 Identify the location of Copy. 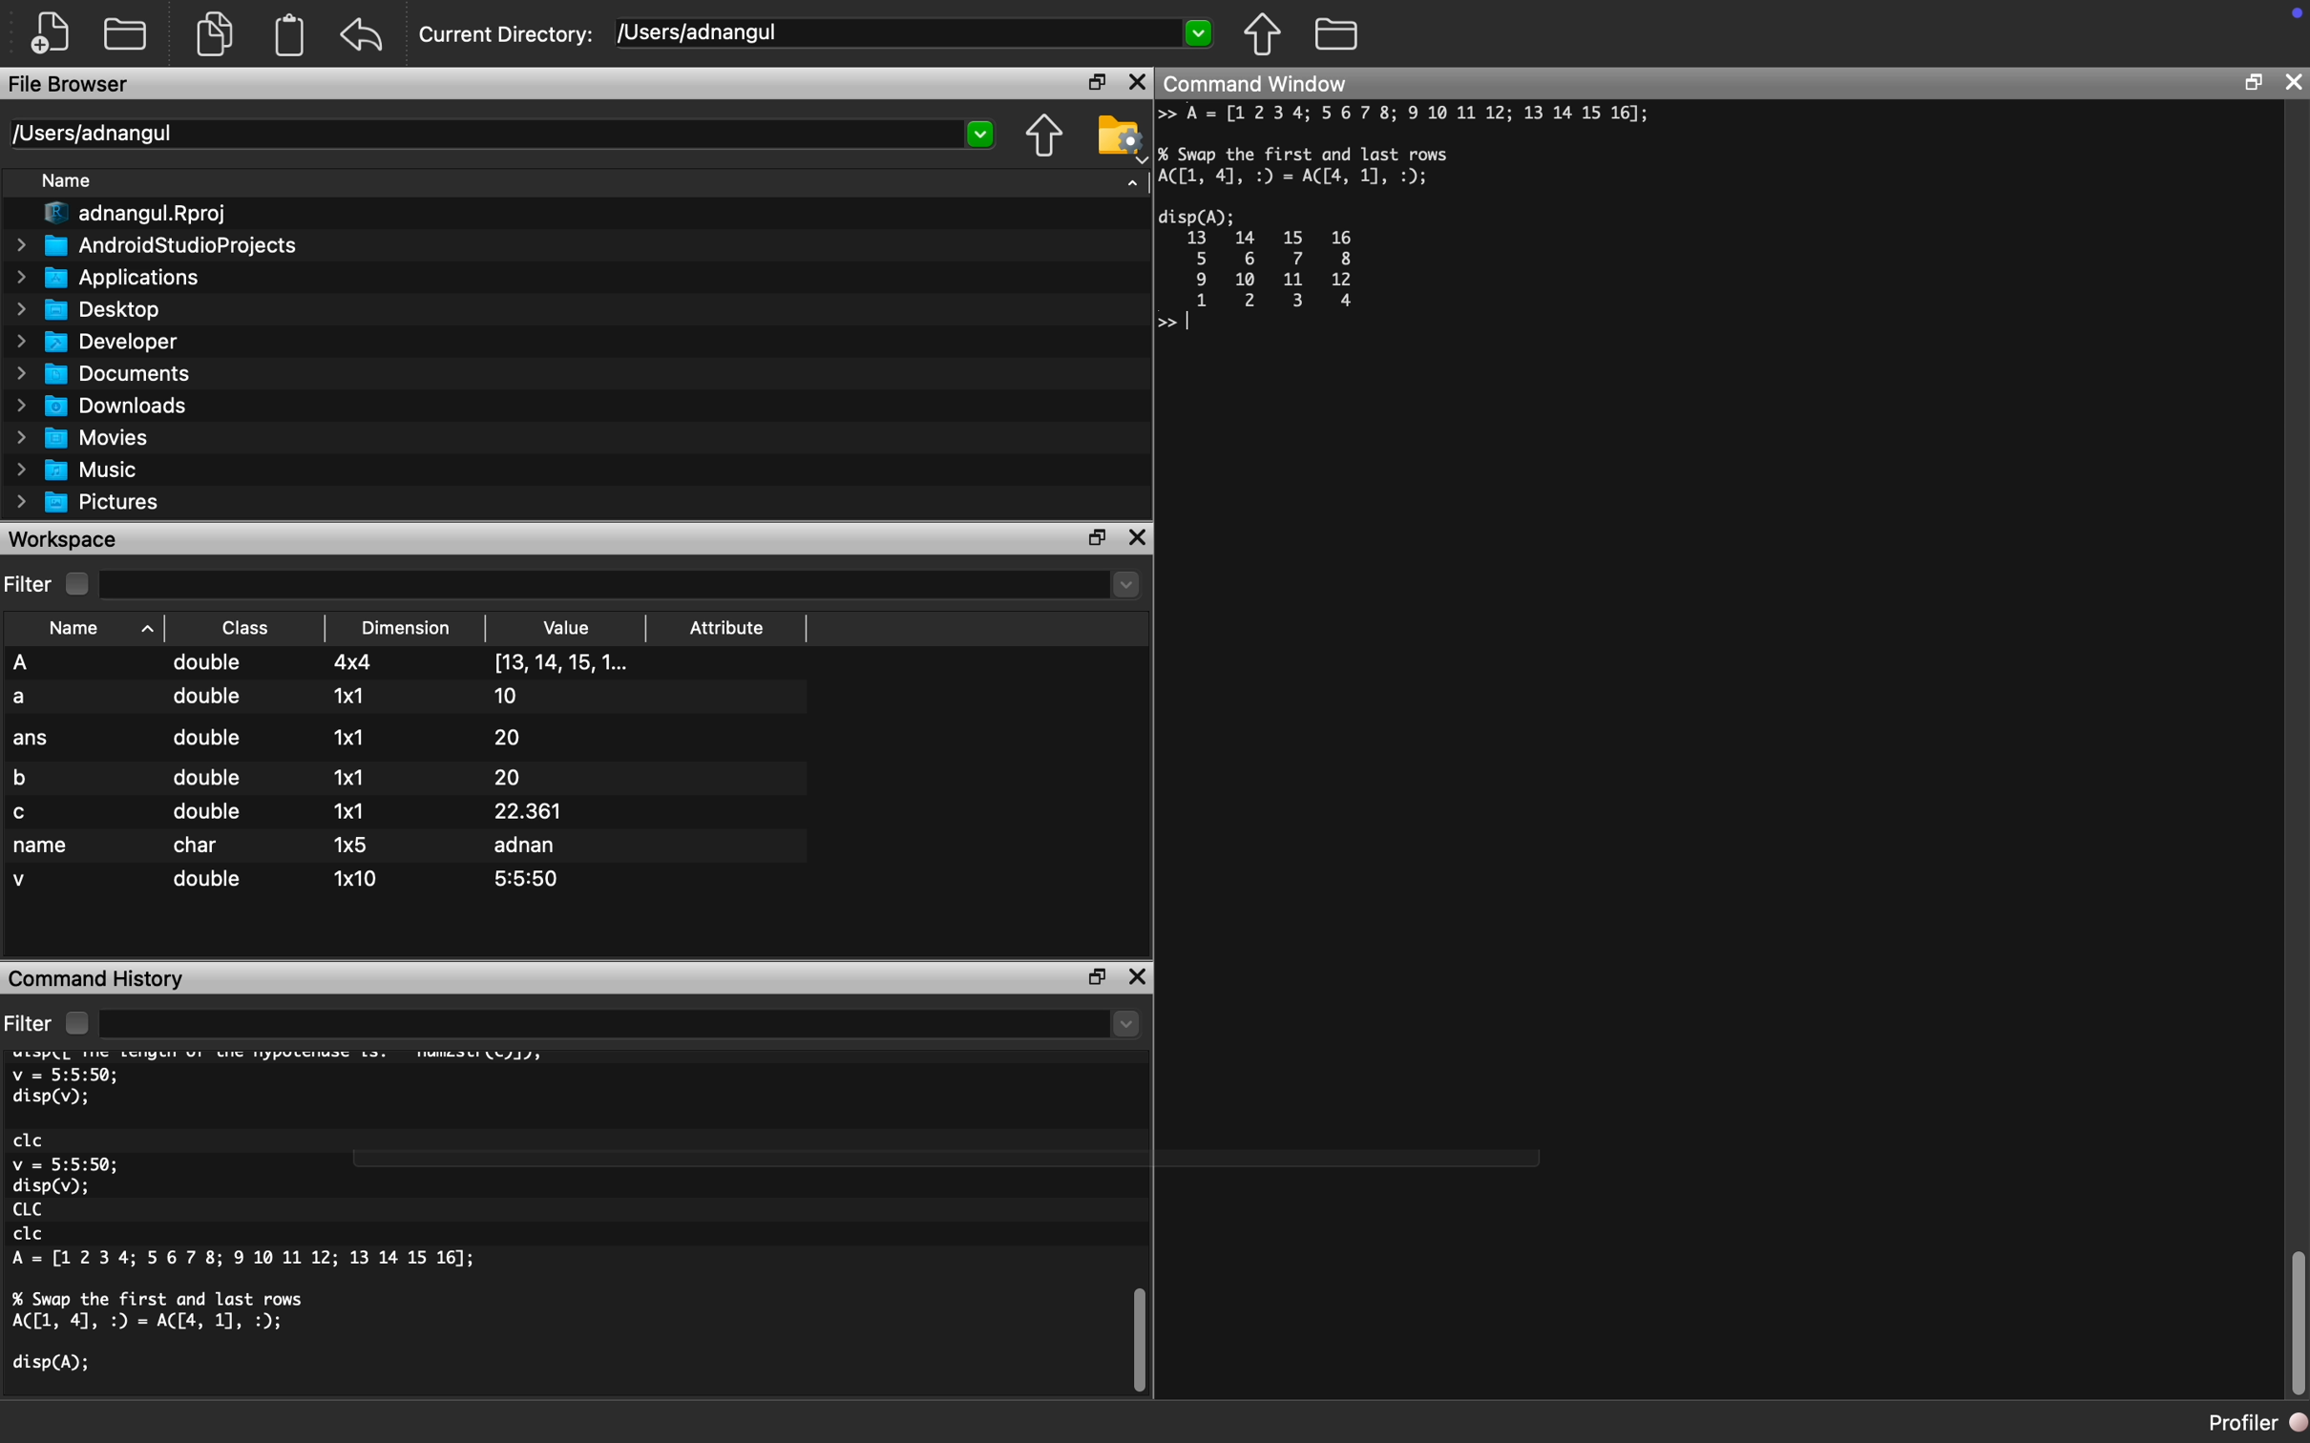
(217, 31).